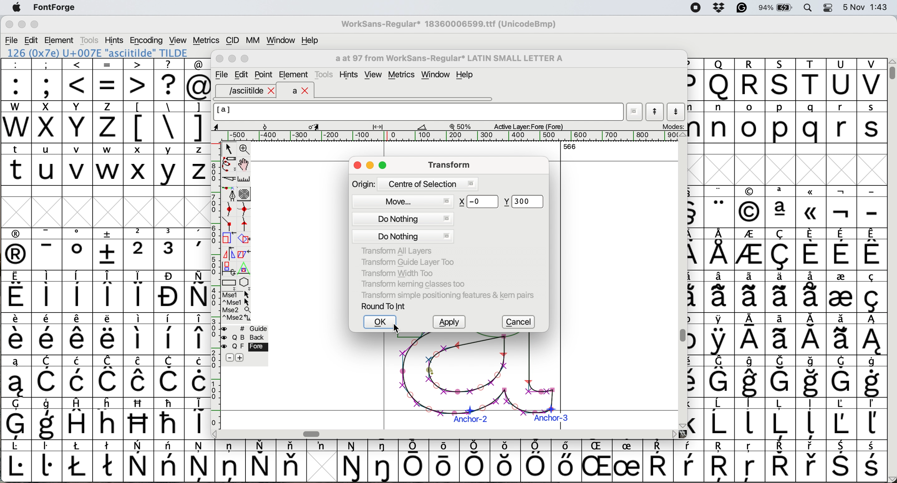 Image resolution: width=897 pixels, height=483 pixels. Describe the element at coordinates (245, 193) in the screenshot. I see `change whether spiro is active or not` at that location.